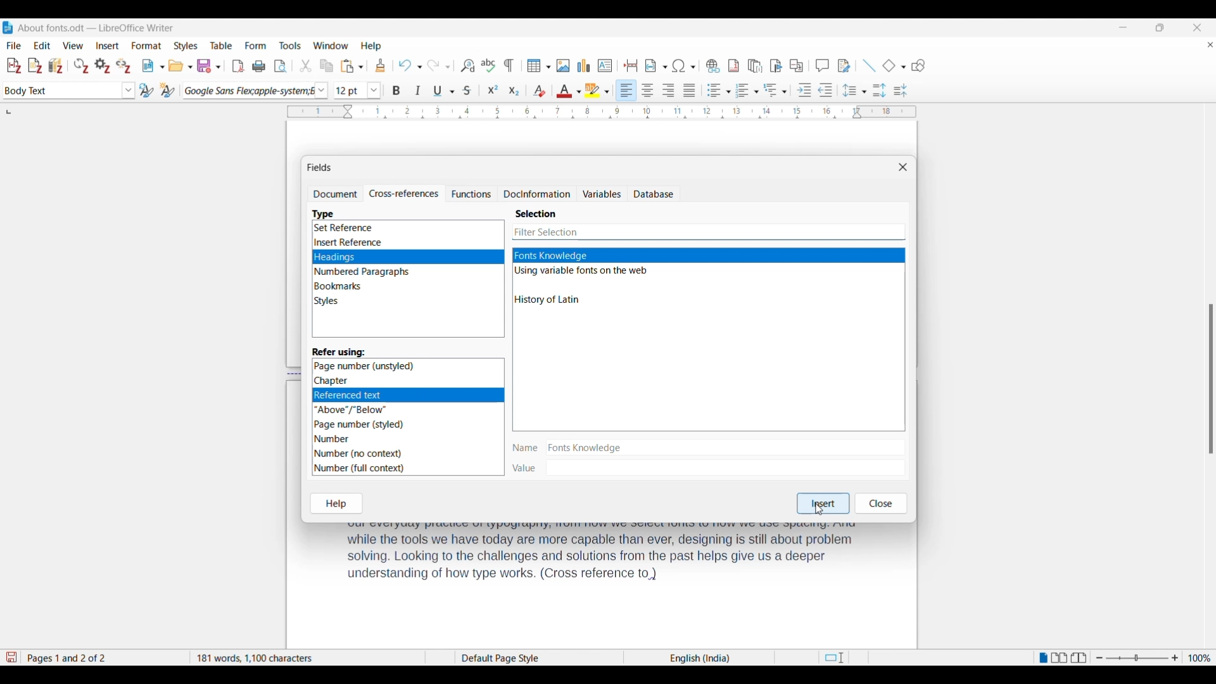  Describe the element at coordinates (13, 66) in the screenshot. I see `Add/Edit citation` at that location.